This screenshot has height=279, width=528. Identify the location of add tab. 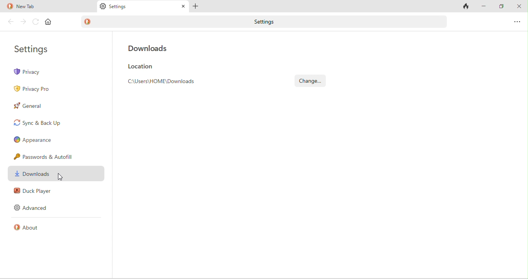
(195, 7).